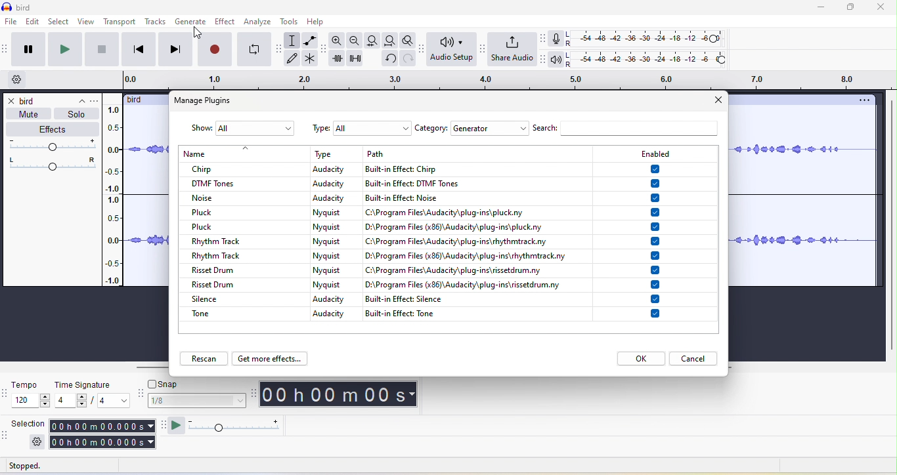 This screenshot has height=475, width=897. Describe the element at coordinates (238, 152) in the screenshot. I see `name` at that location.